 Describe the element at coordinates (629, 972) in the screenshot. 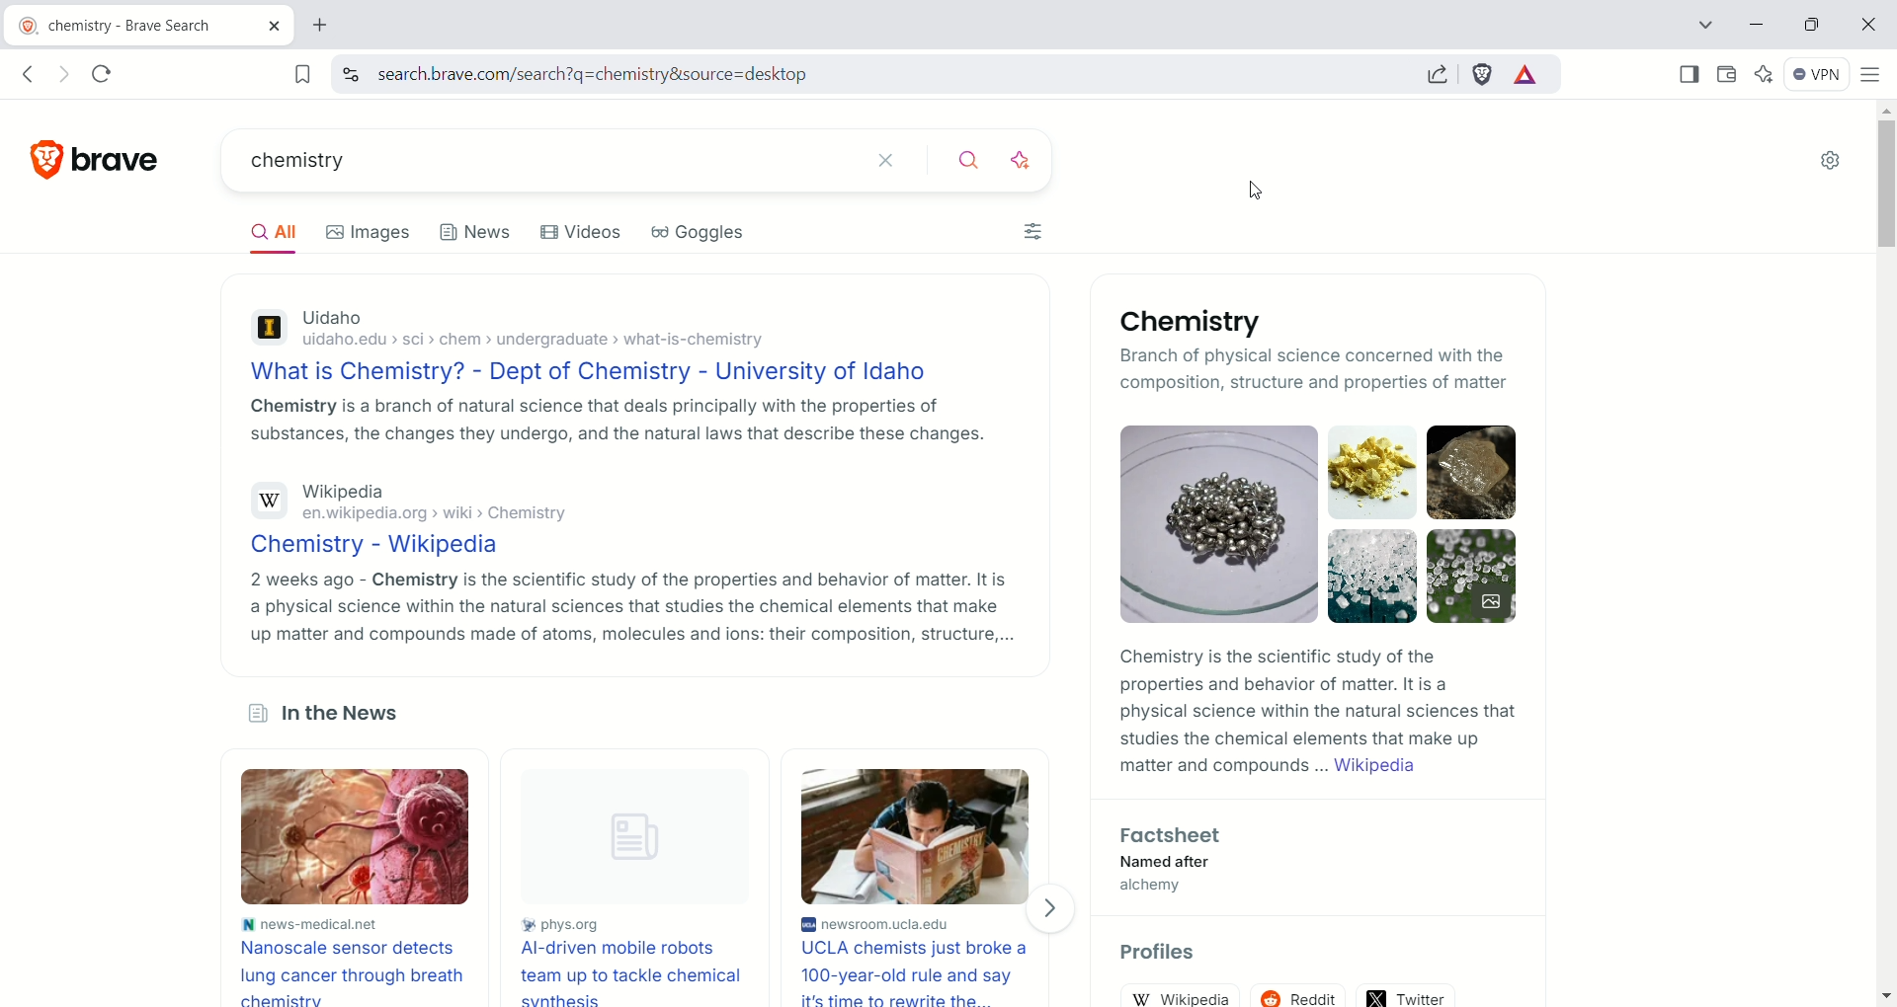

I see `AI-Driven mobile robots team up to tackle chemical synthesis` at that location.